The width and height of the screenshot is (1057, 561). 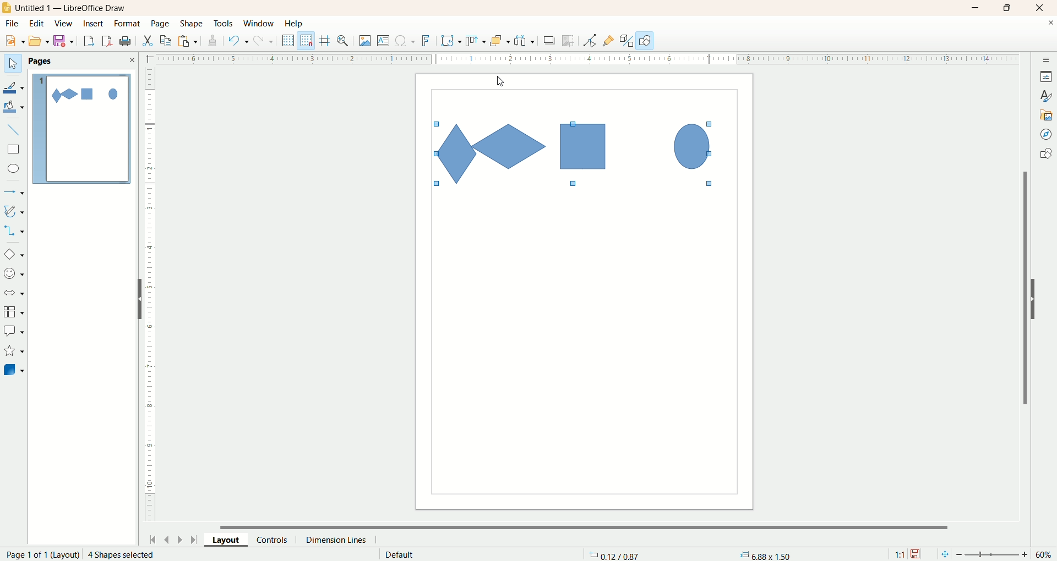 I want to click on scale factor, so click(x=900, y=554).